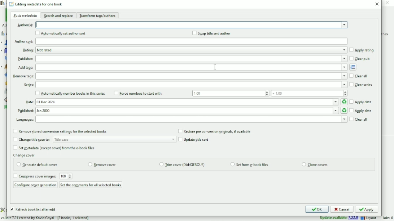 The width and height of the screenshot is (394, 221). Describe the element at coordinates (216, 131) in the screenshot. I see `Restore per conversion originals, if available.` at that location.